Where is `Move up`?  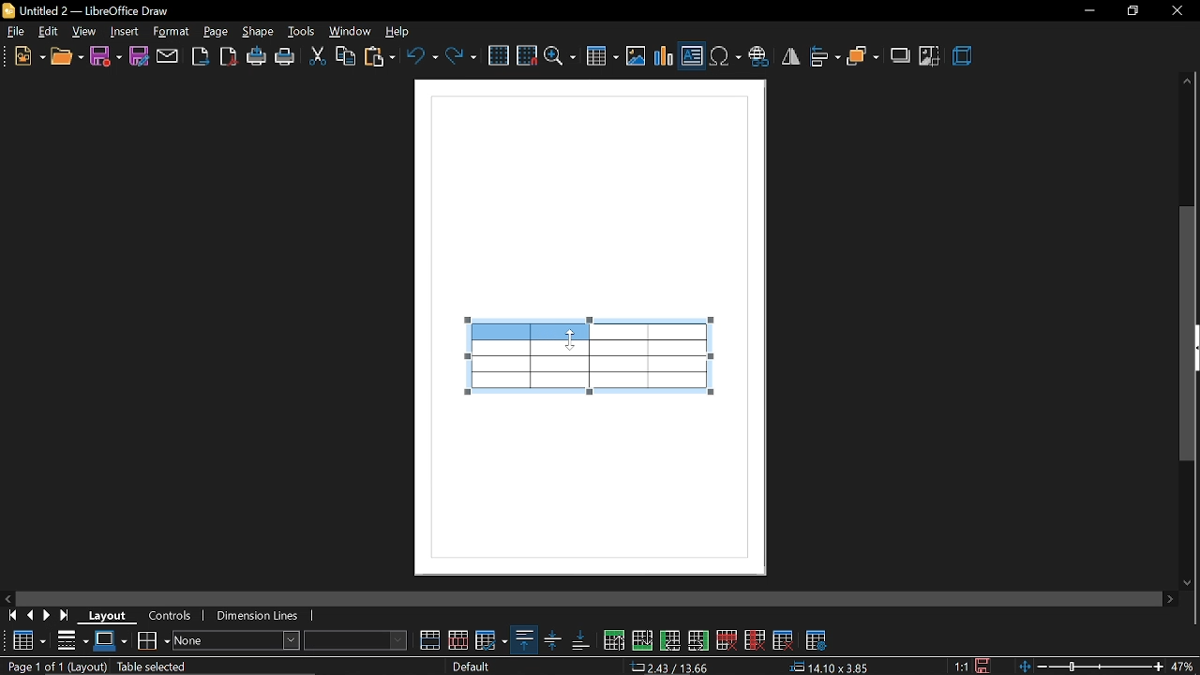
Move up is located at coordinates (1187, 79).